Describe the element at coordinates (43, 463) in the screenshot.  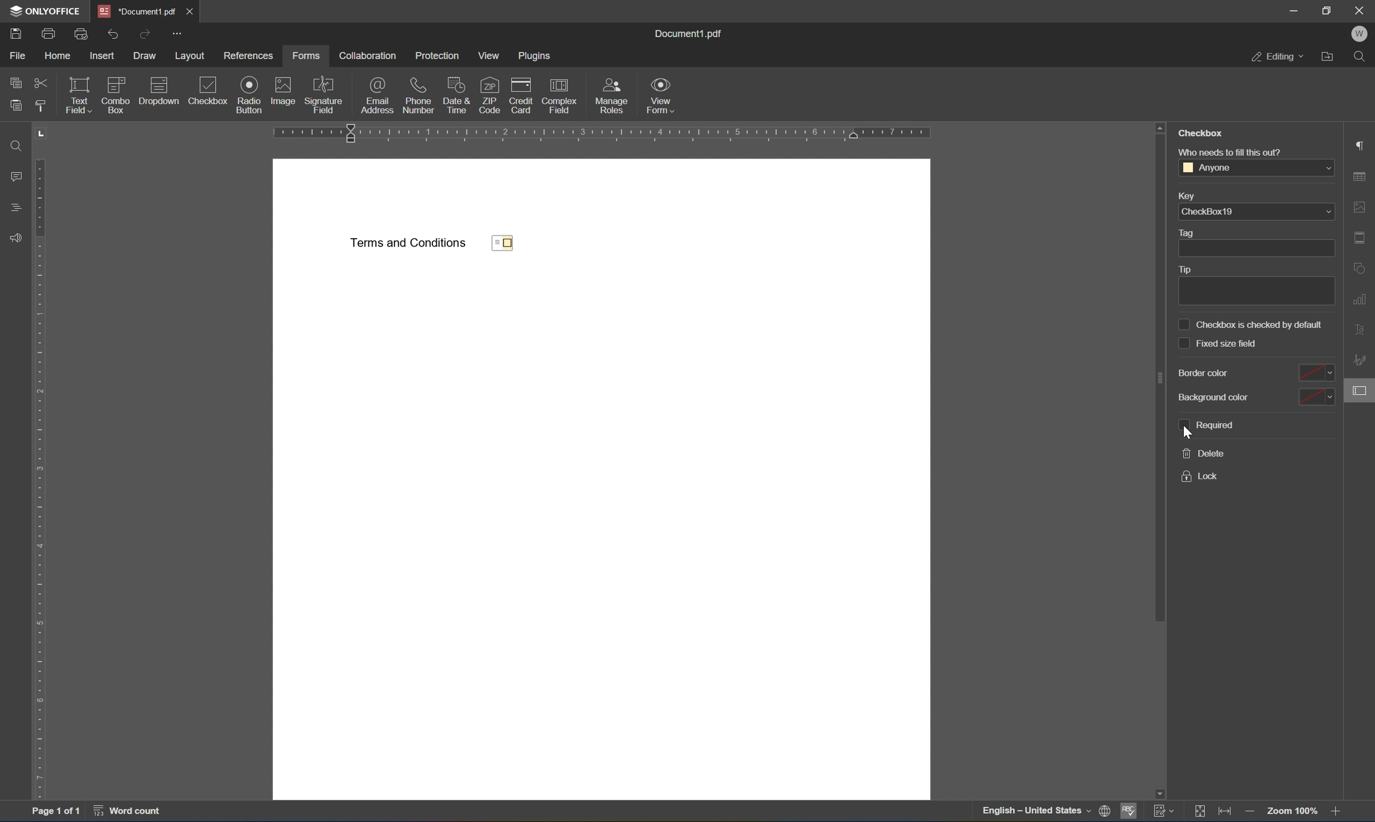
I see `ruler` at that location.